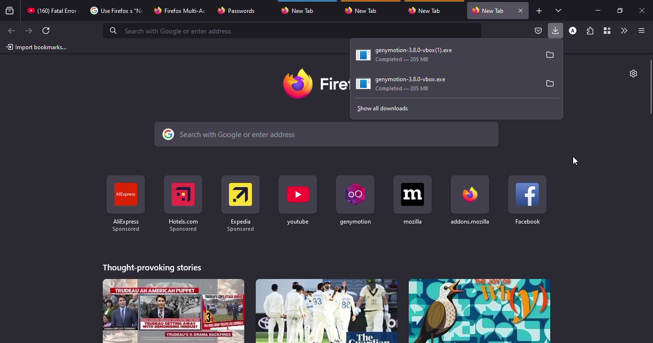  What do you see at coordinates (238, 11) in the screenshot?
I see `tab` at bounding box center [238, 11].